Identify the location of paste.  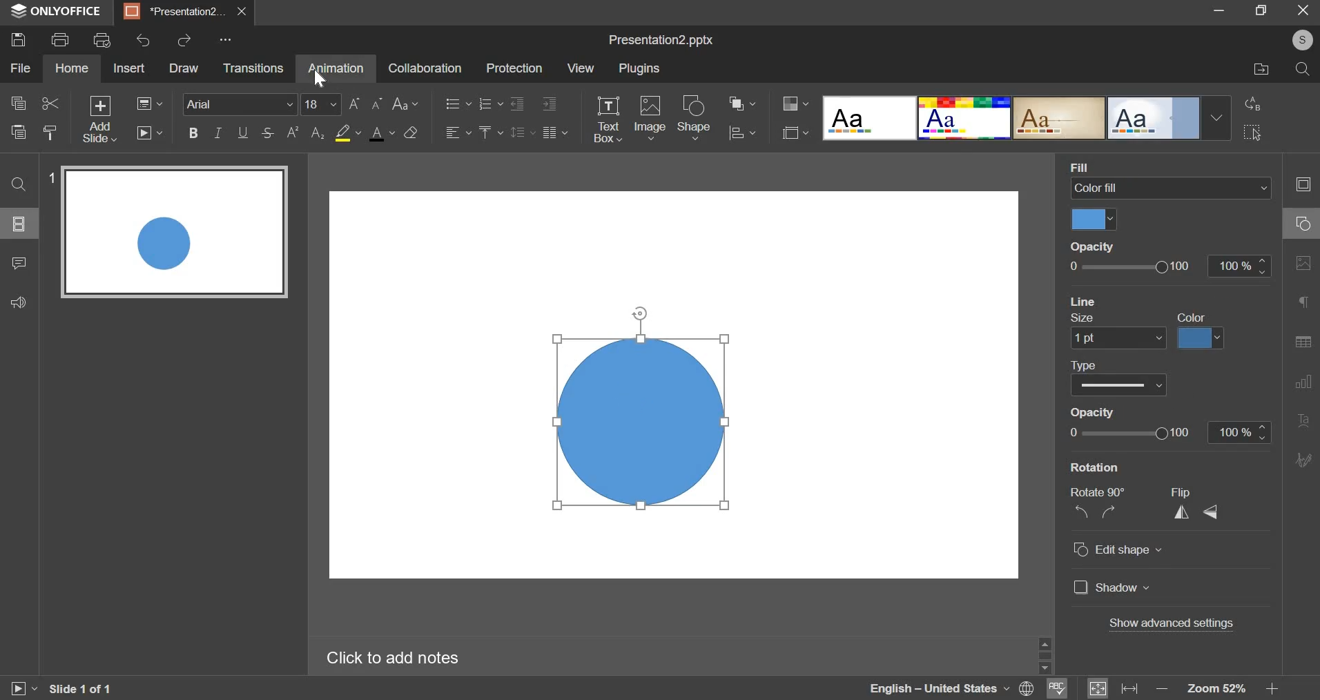
(18, 130).